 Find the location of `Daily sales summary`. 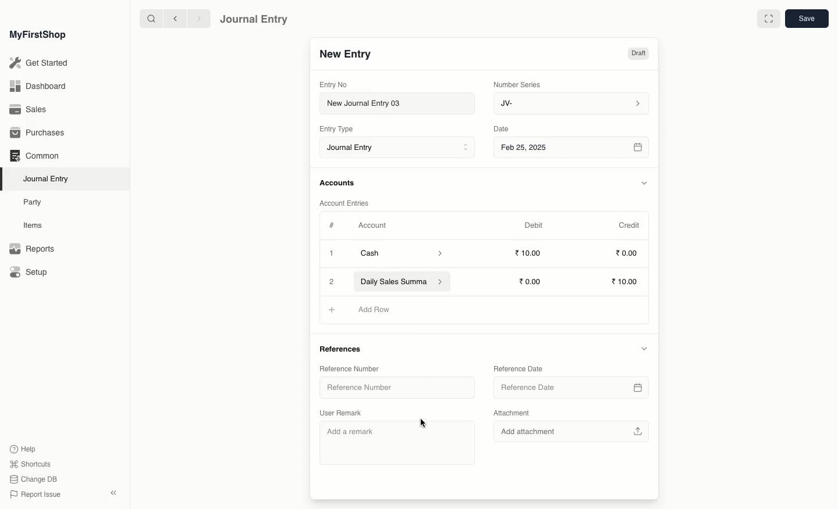

Daily sales summary is located at coordinates (403, 282).